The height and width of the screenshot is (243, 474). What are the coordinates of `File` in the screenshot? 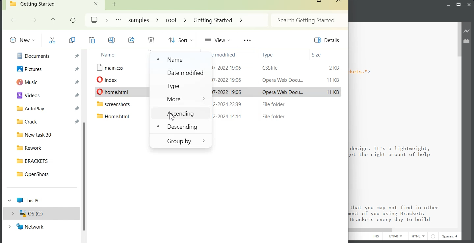 It's located at (115, 79).